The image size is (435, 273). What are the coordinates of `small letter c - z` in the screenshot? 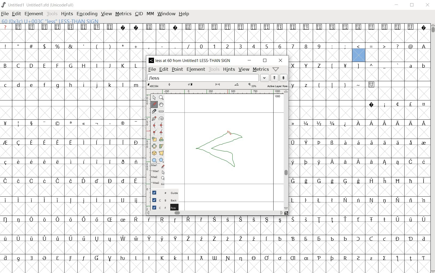 It's located at (72, 84).